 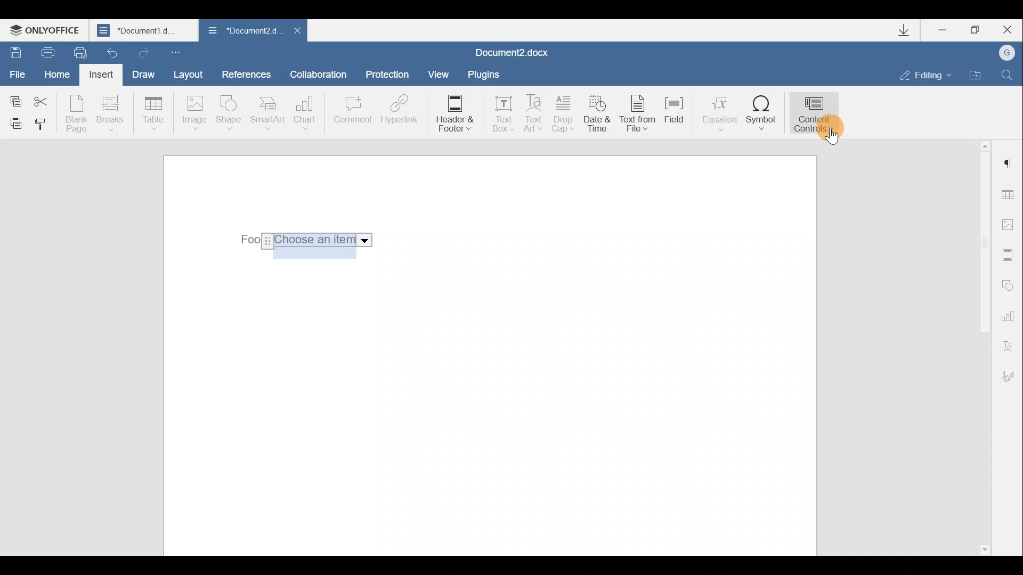 What do you see at coordinates (640, 114) in the screenshot?
I see `Text from file` at bounding box center [640, 114].